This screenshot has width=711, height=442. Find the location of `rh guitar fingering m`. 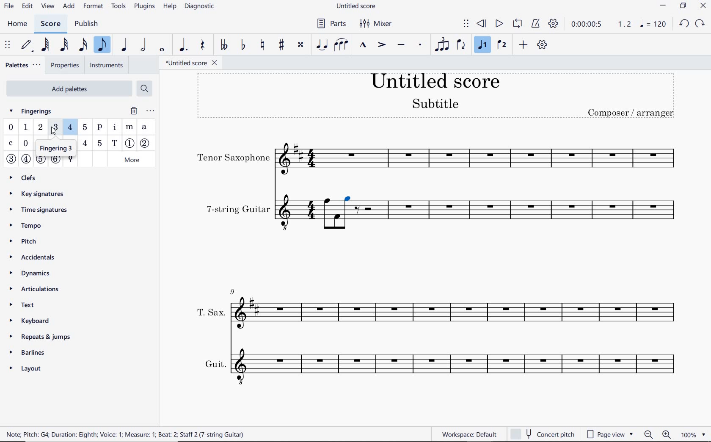

rh guitar fingering m is located at coordinates (130, 127).